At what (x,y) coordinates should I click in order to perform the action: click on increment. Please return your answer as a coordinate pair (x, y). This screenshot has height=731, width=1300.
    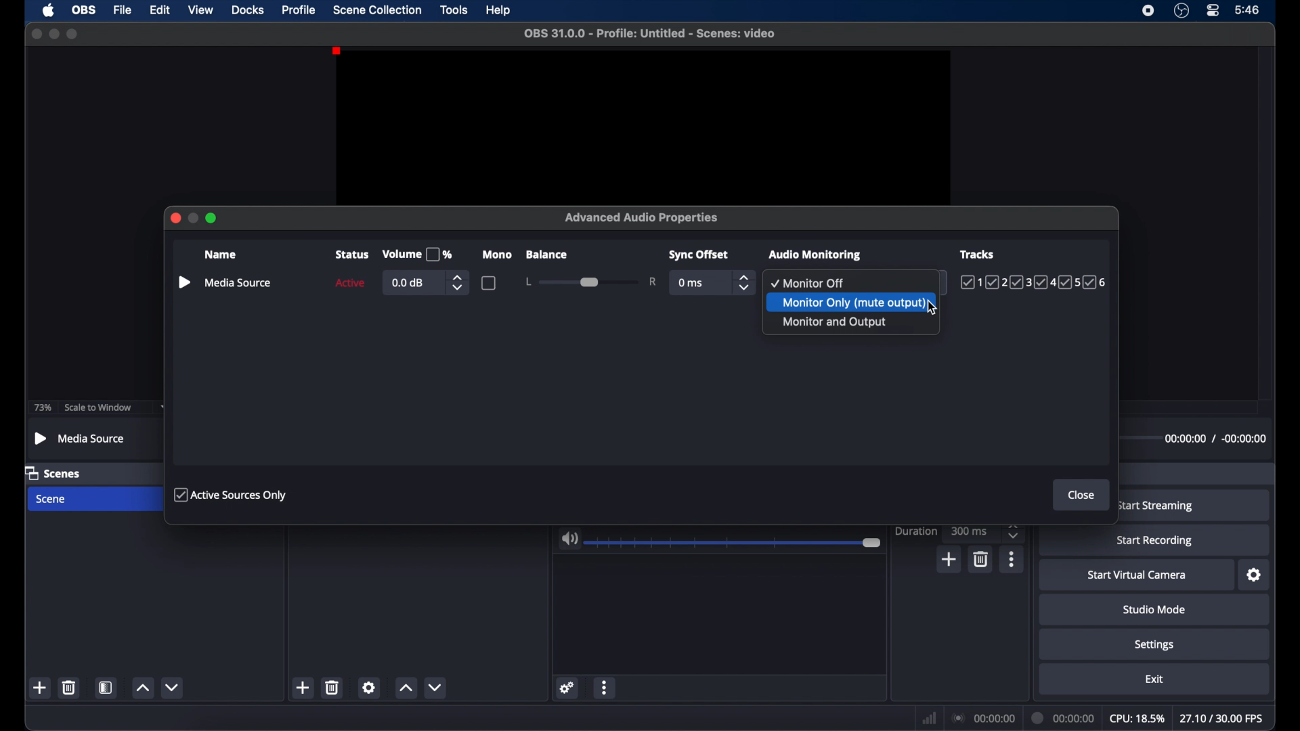
    Looking at the image, I should click on (142, 688).